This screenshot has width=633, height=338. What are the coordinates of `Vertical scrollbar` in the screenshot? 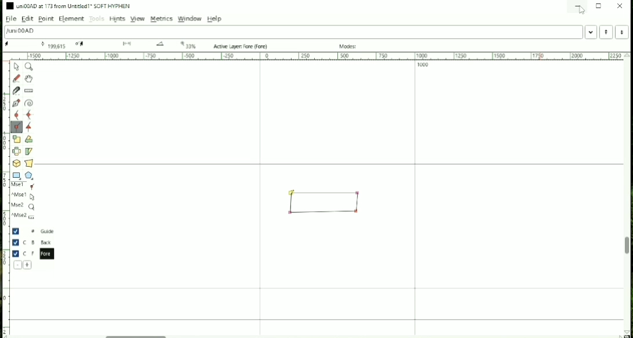 It's located at (627, 247).